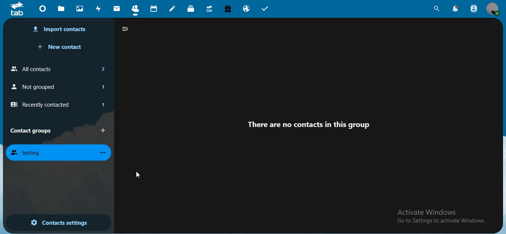 Image resolution: width=506 pixels, height=234 pixels. Describe the element at coordinates (192, 9) in the screenshot. I see `deck` at that location.